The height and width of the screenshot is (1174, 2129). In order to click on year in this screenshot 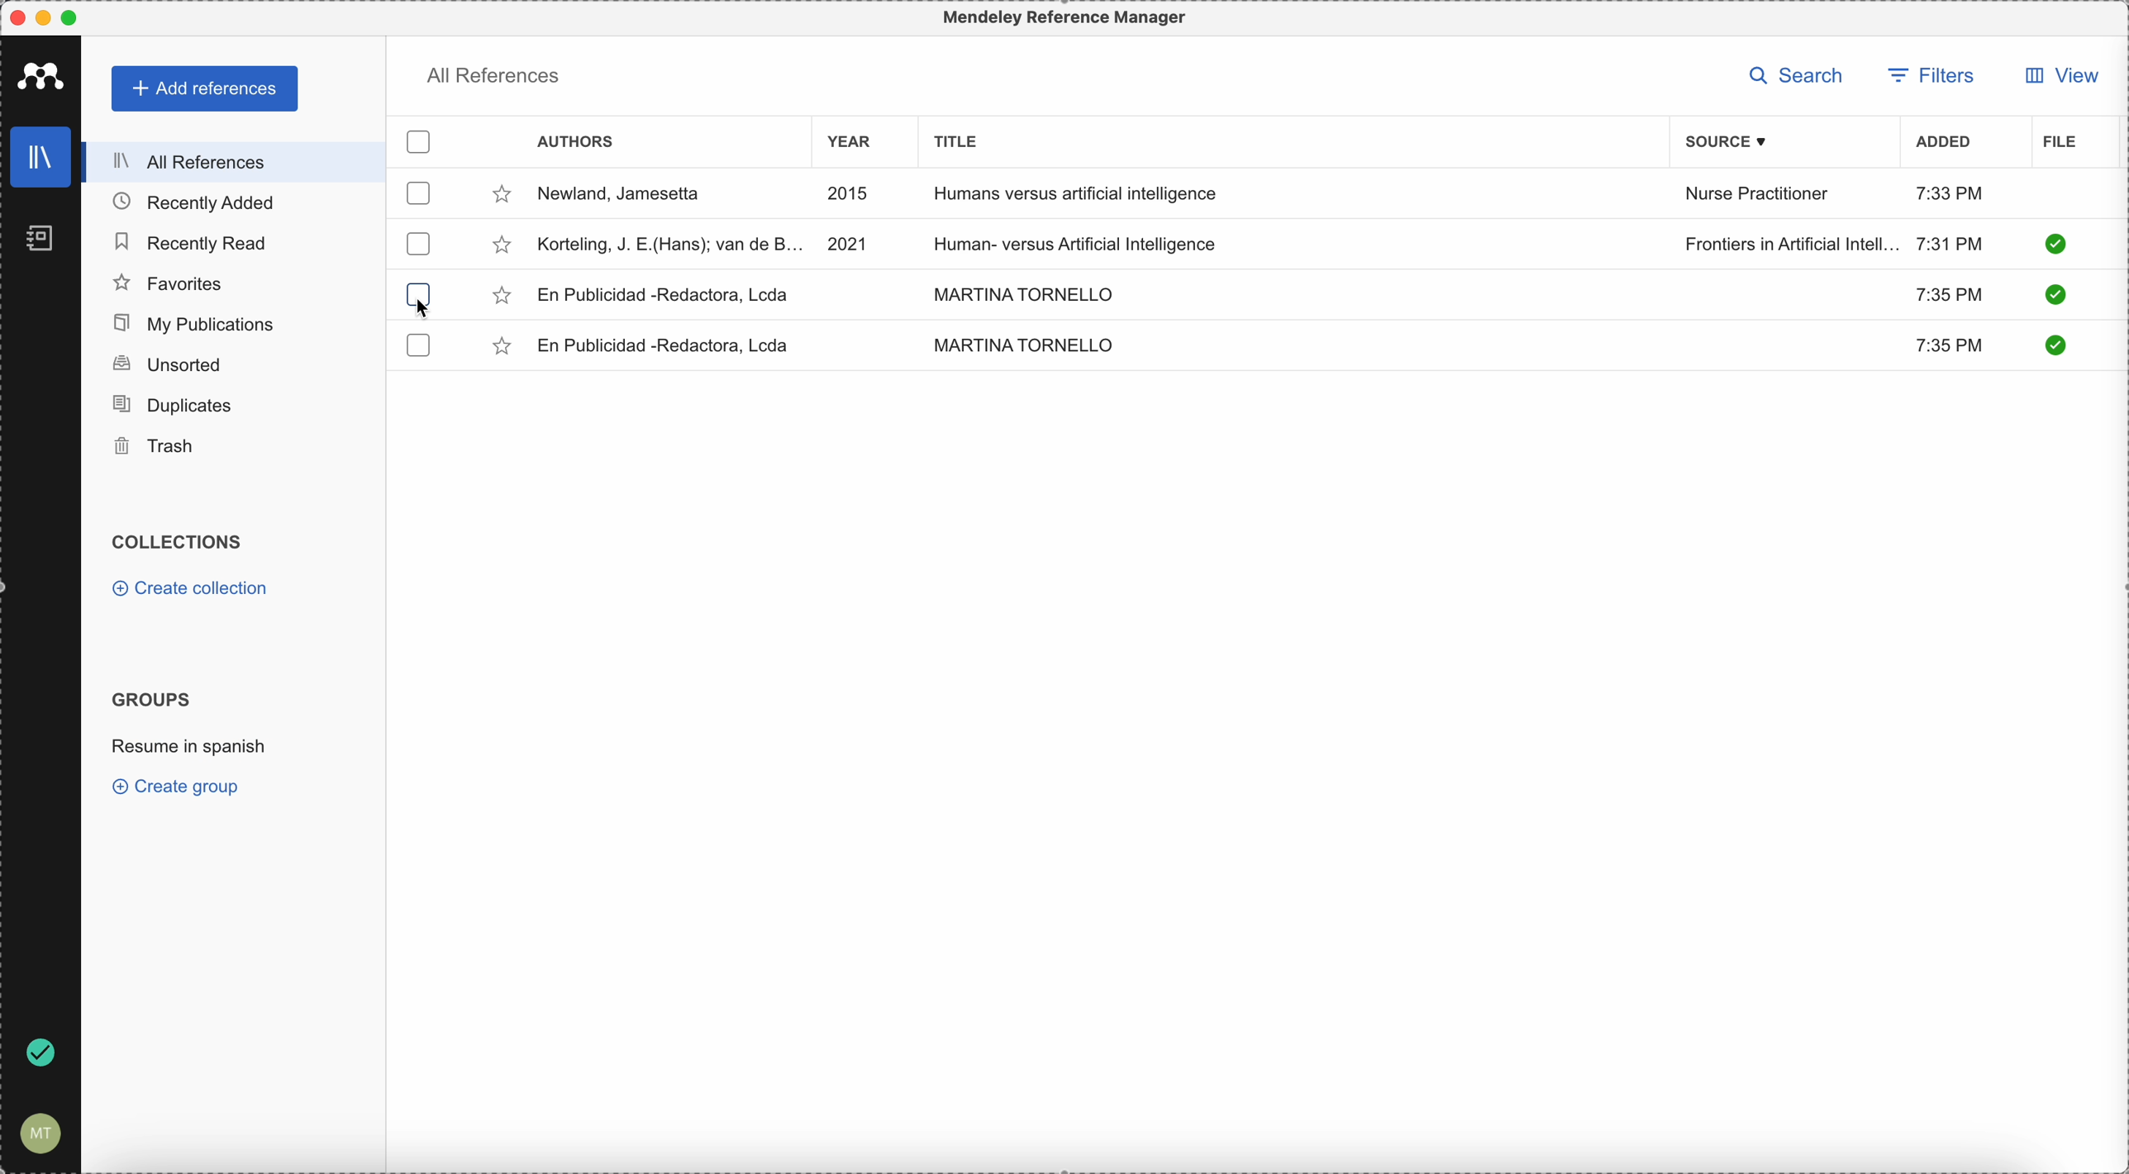, I will do `click(860, 145)`.